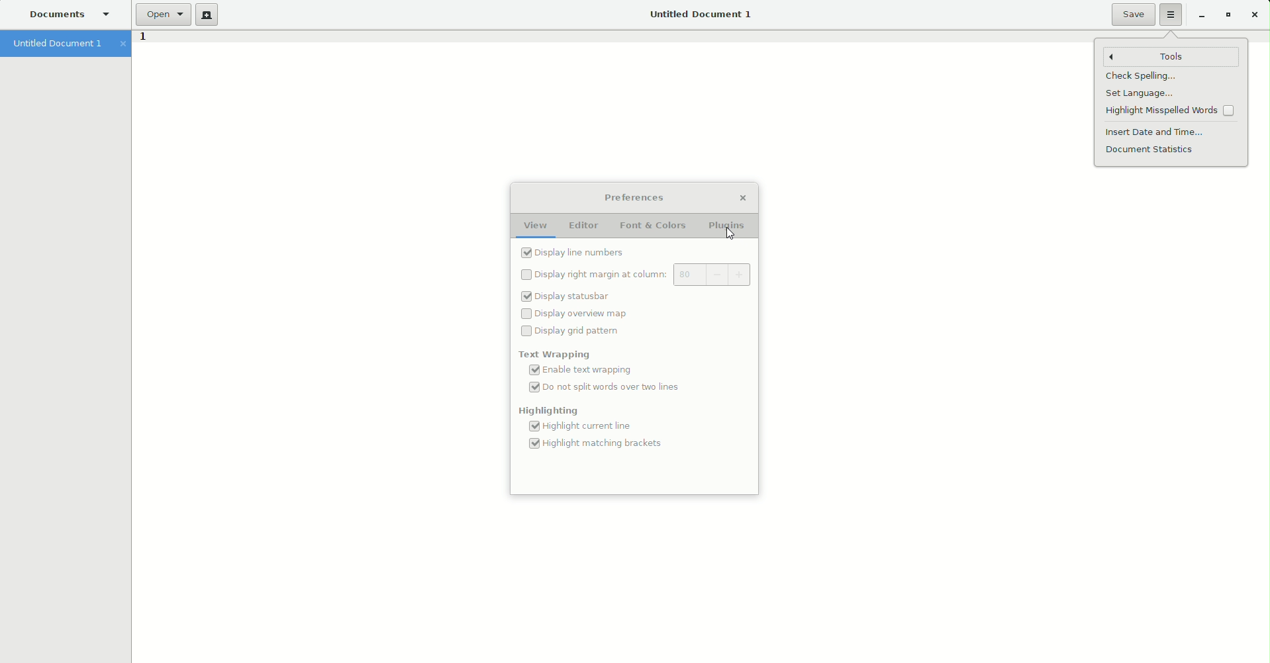  I want to click on Cursor, so click(730, 236).